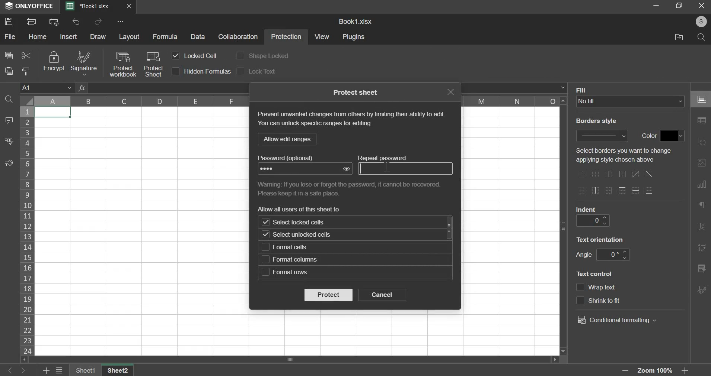 This screenshot has width=711, height=376. Describe the element at coordinates (271, 169) in the screenshot. I see `Password` at that location.